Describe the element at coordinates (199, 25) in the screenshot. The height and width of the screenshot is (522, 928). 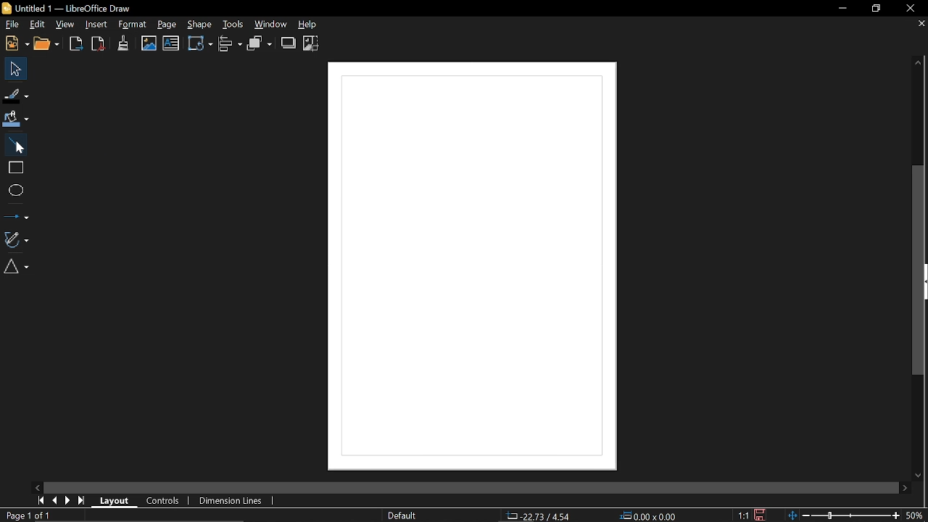
I see `Shape` at that location.